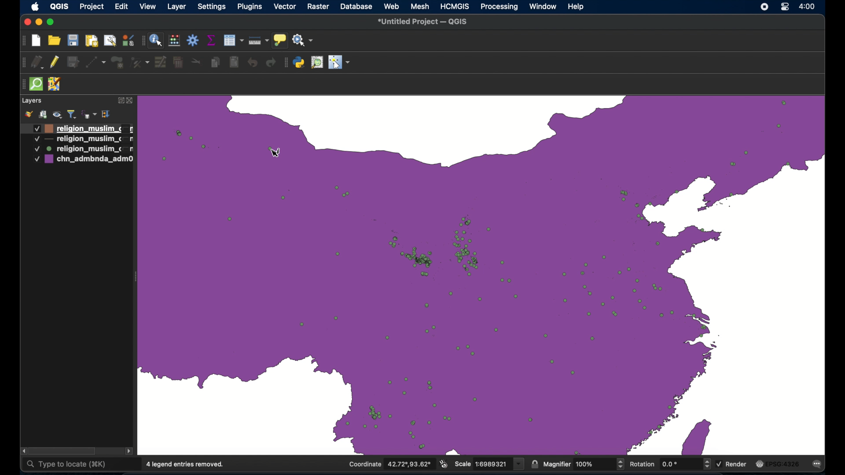 This screenshot has width=845, height=475. Describe the element at coordinates (118, 62) in the screenshot. I see `addpolygonfeature` at that location.